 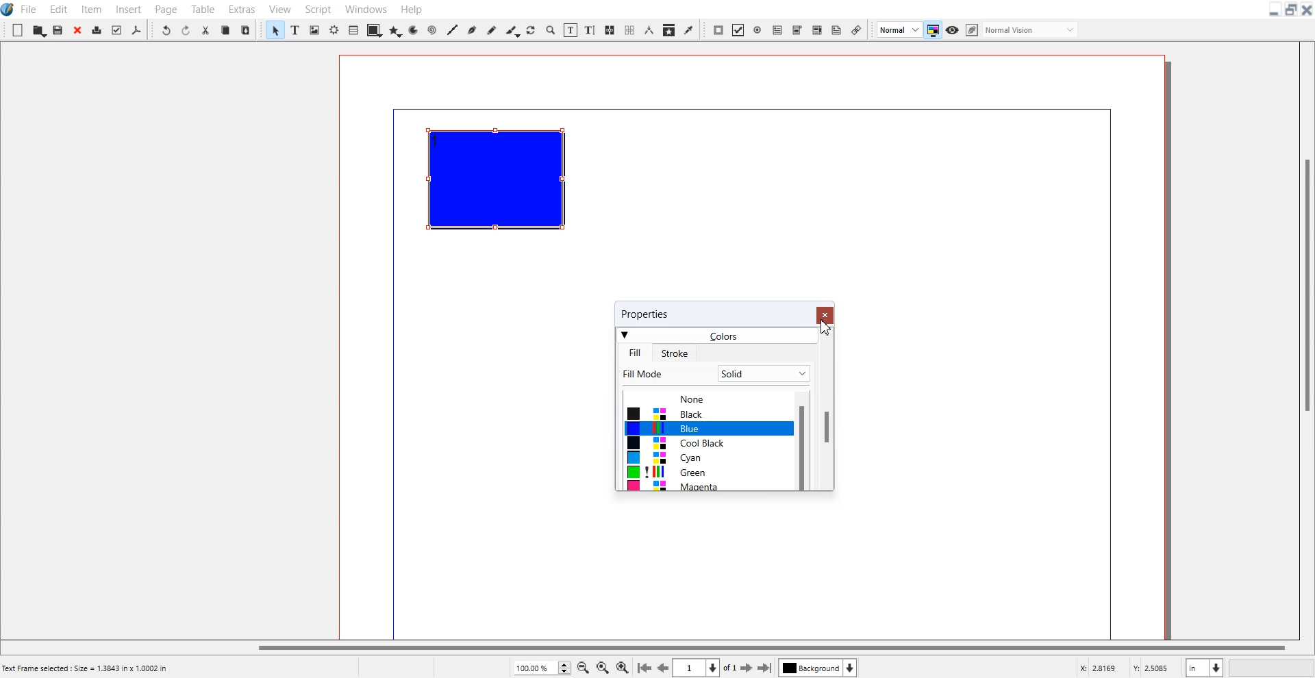 What do you see at coordinates (279, 8) in the screenshot?
I see `View` at bounding box center [279, 8].